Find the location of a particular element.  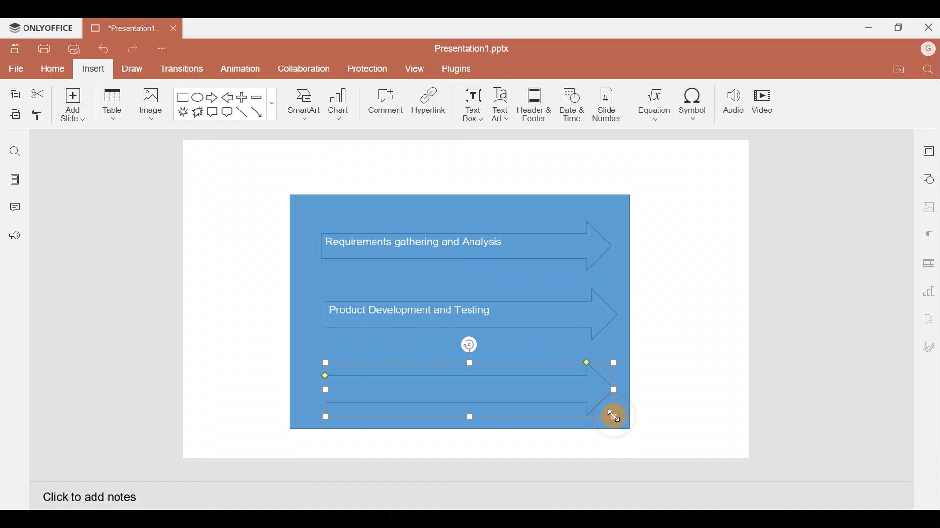

Close document is located at coordinates (173, 26).